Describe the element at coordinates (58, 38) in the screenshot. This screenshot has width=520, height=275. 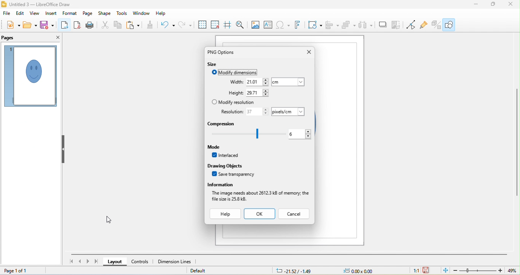
I see `close` at that location.